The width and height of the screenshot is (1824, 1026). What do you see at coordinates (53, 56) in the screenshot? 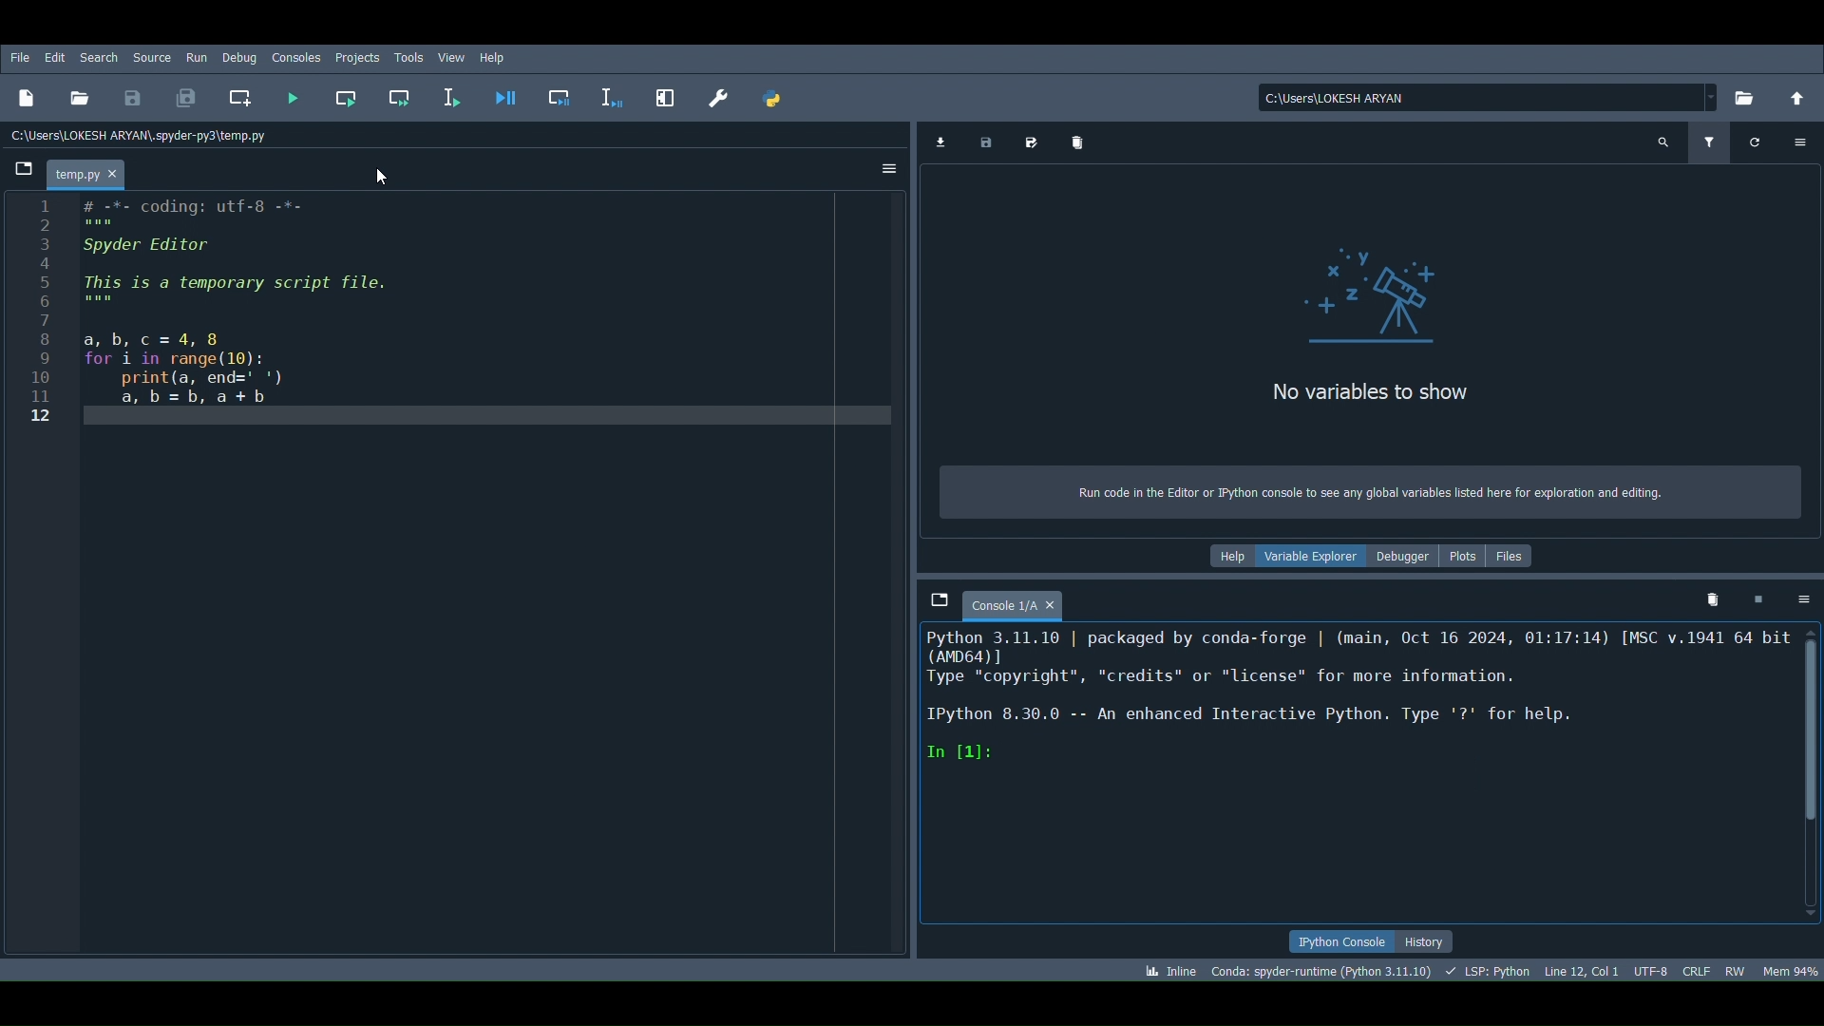
I see `Edit` at bounding box center [53, 56].